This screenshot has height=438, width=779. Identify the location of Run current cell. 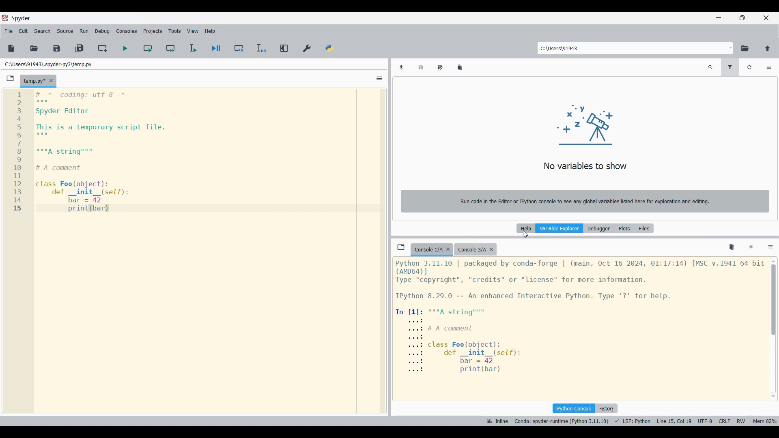
(148, 48).